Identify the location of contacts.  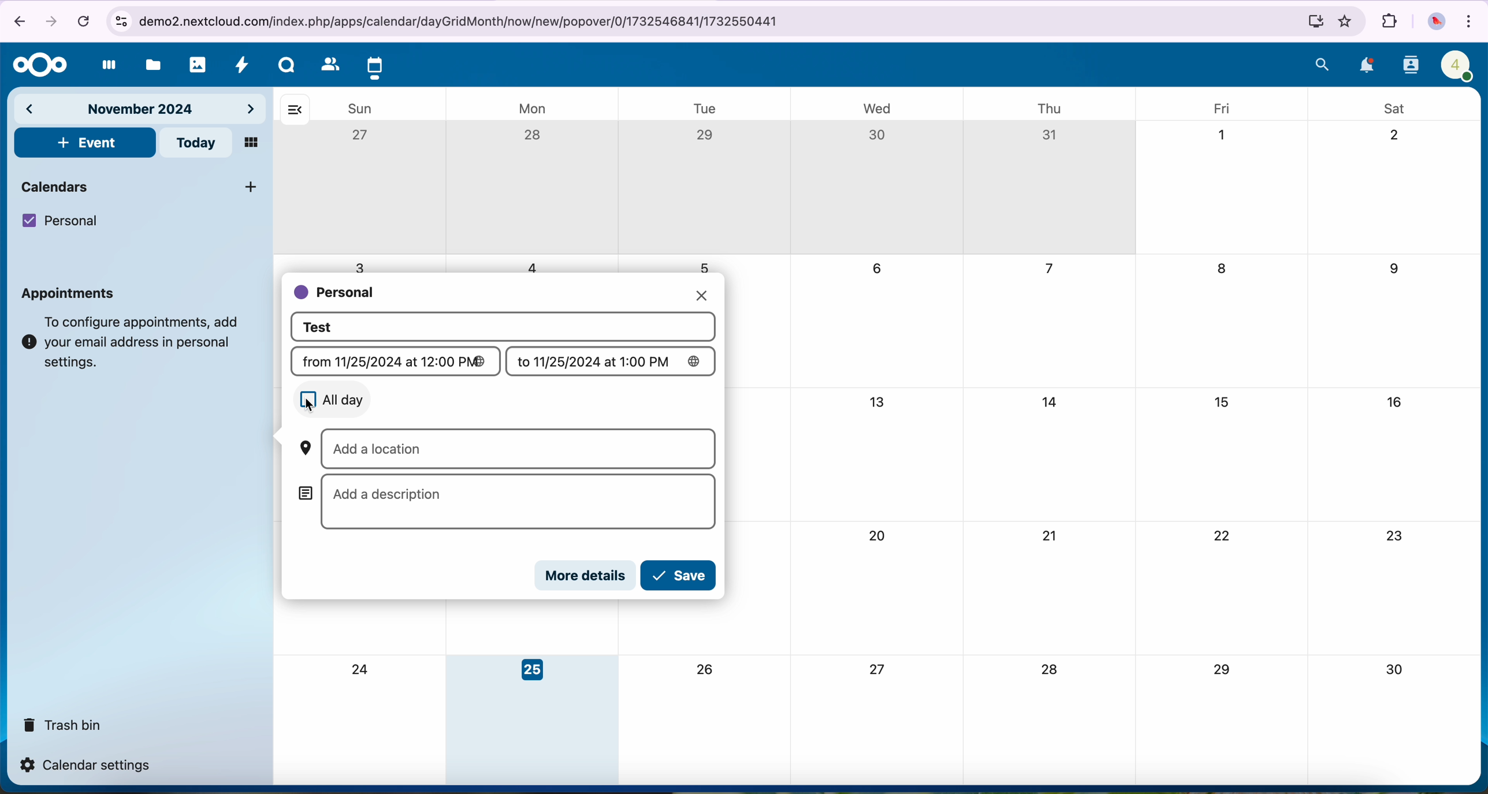
(1409, 66).